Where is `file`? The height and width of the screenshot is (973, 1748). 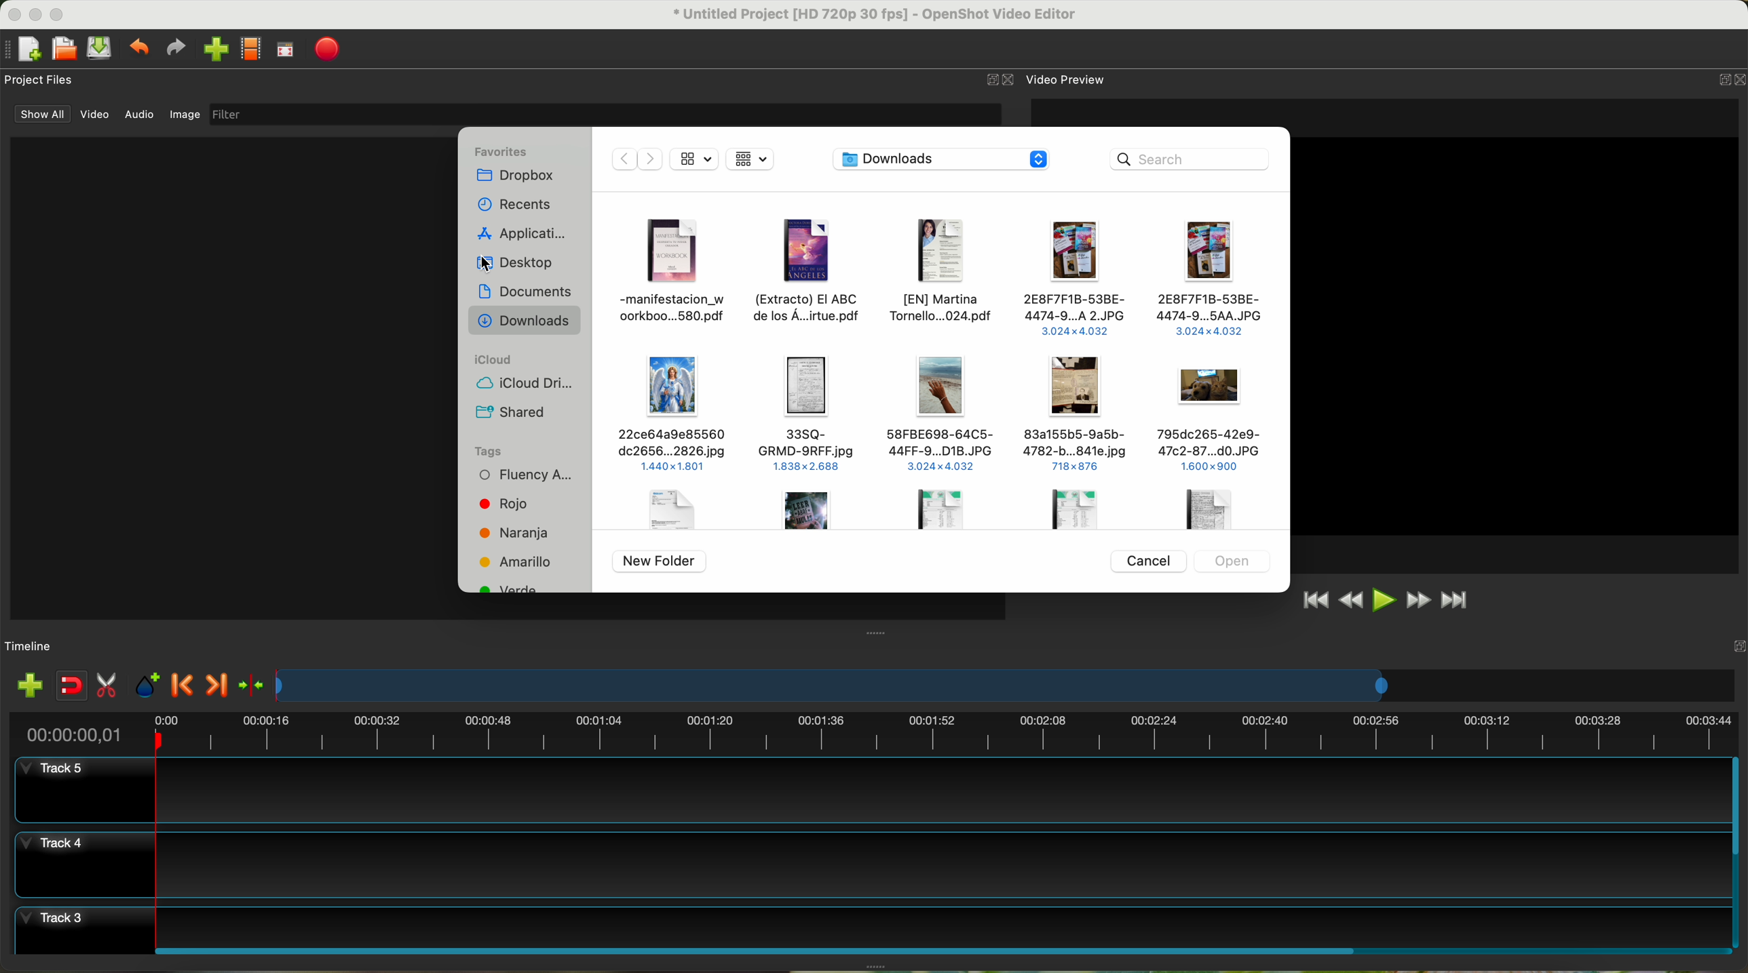 file is located at coordinates (943, 272).